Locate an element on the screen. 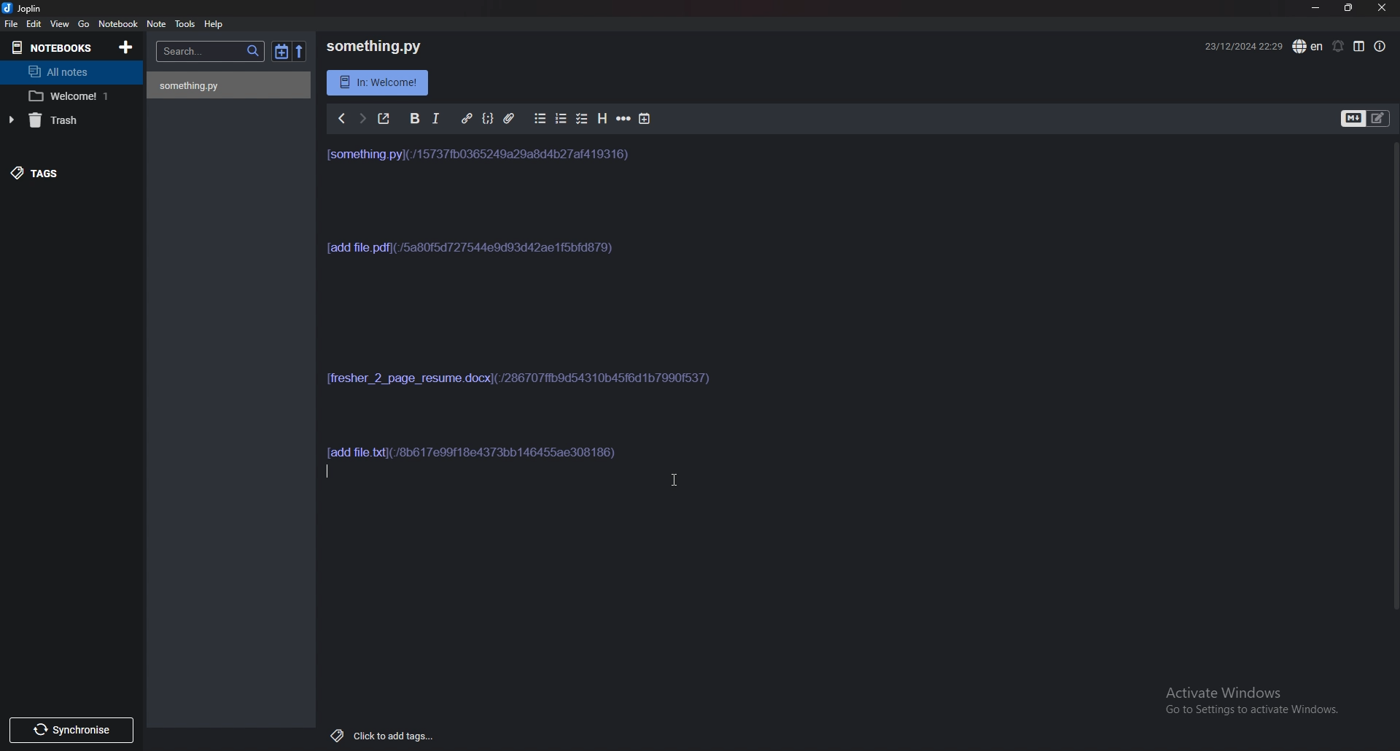  joplin is located at coordinates (34, 9).